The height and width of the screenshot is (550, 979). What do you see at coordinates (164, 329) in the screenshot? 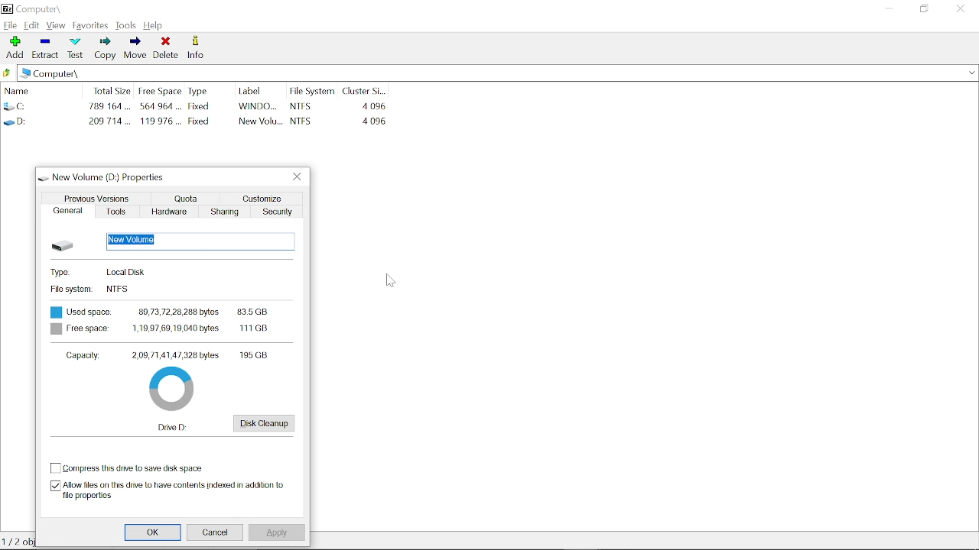
I see `Free space  1,19,97,69,19,040bytes  111GB` at bounding box center [164, 329].